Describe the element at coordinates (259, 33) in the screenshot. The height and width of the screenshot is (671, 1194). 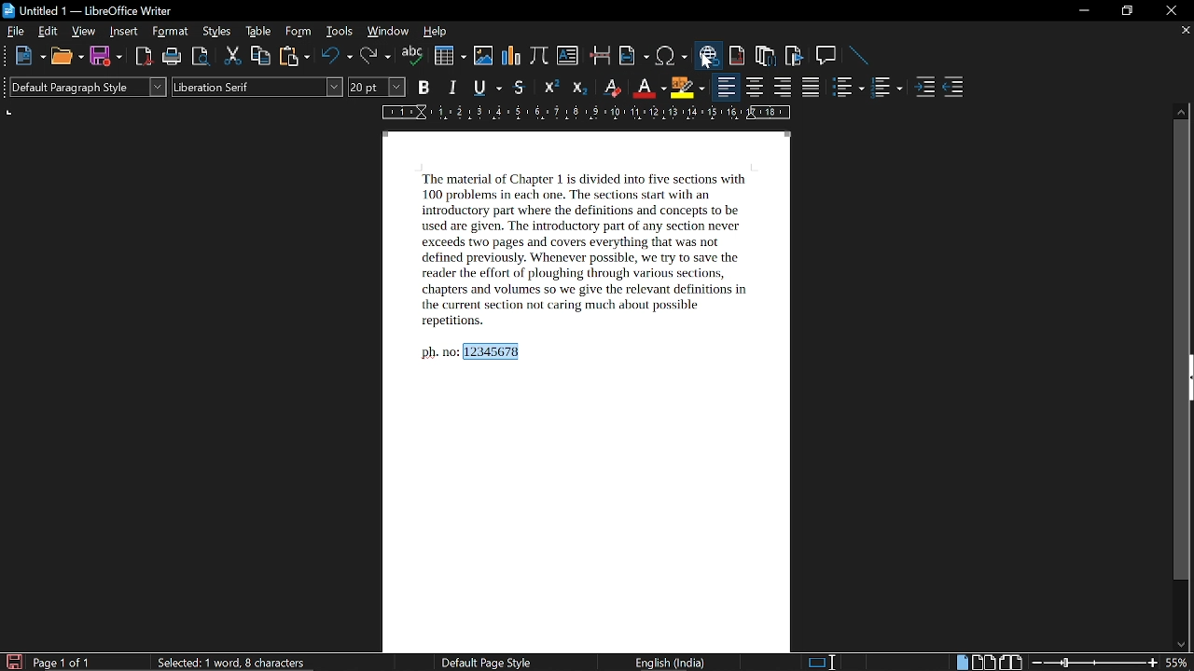
I see `table` at that location.